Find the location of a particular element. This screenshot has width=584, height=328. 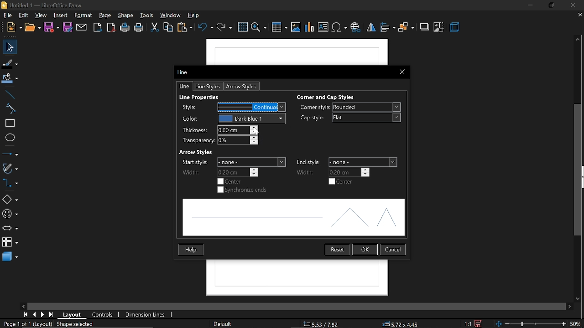

3d shapes is located at coordinates (10, 256).